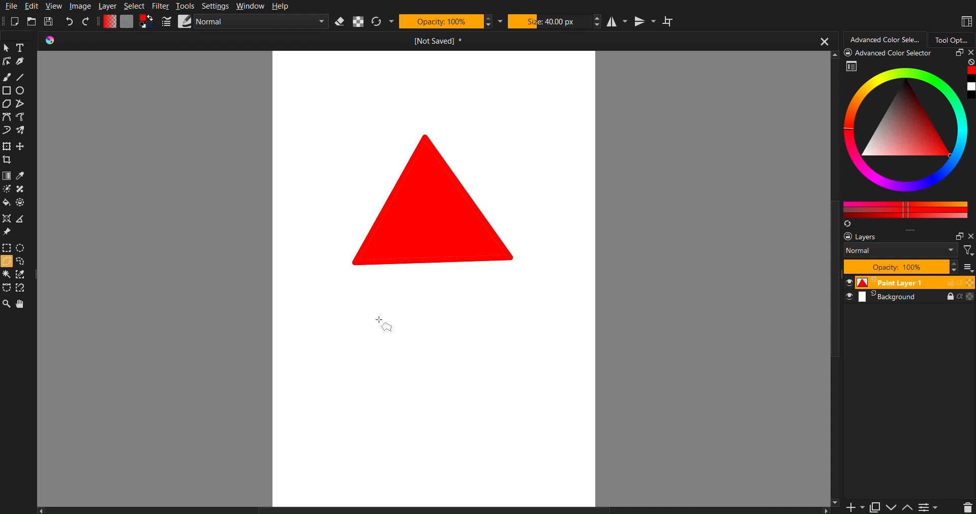  I want to click on selection free shape, so click(6, 287).